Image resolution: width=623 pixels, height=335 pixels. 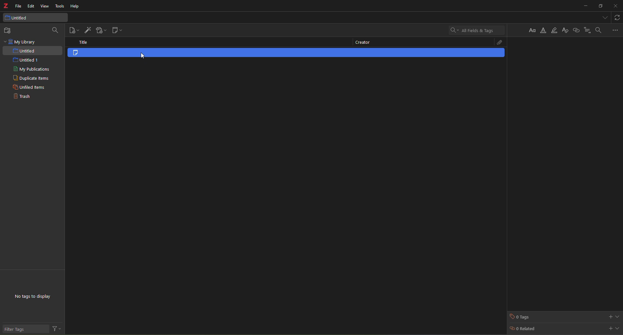 What do you see at coordinates (584, 6) in the screenshot?
I see `minimize` at bounding box center [584, 6].